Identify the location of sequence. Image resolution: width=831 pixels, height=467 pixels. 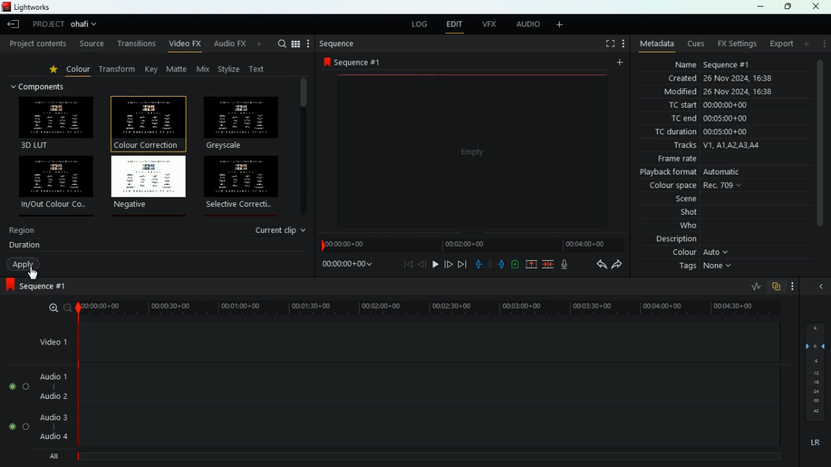
(49, 286).